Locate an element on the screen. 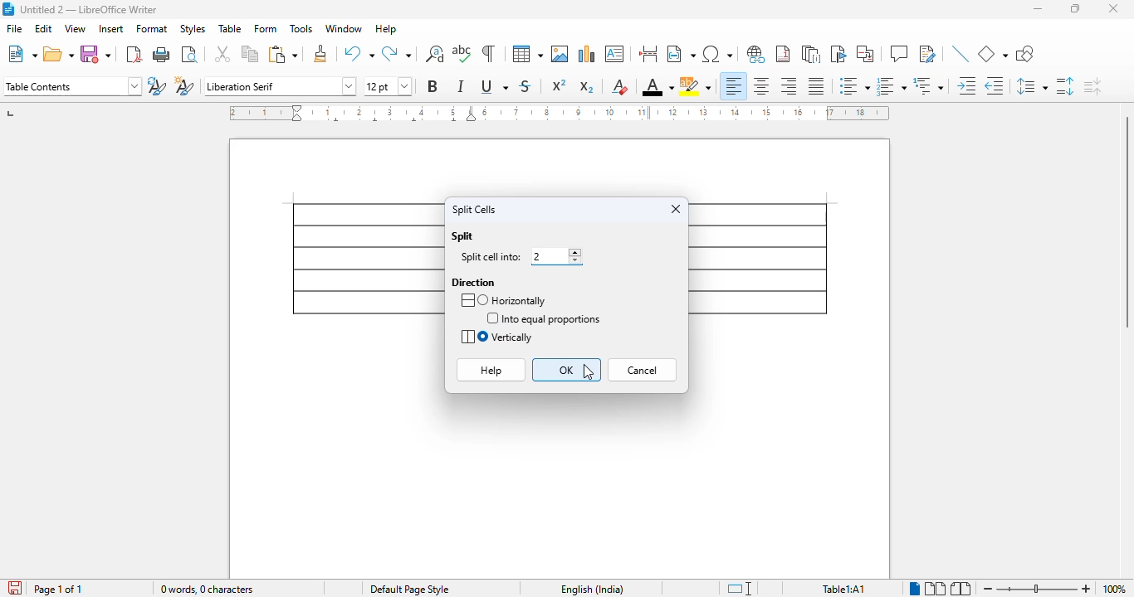 The height and width of the screenshot is (597, 1134). close is located at coordinates (676, 208).